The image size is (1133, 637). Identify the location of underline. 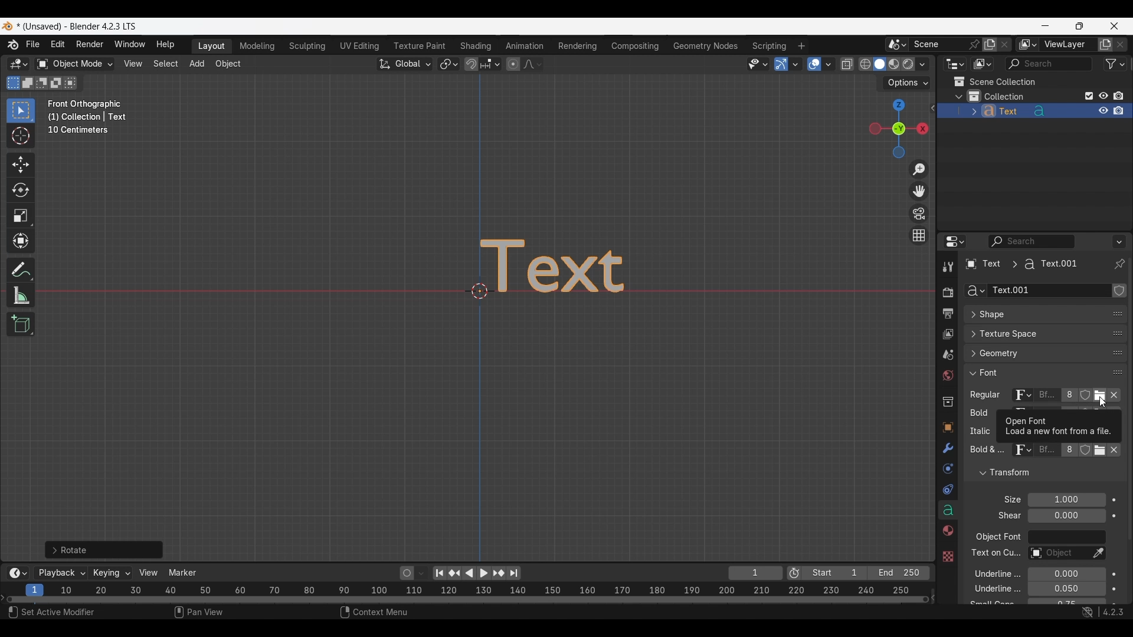
(990, 573).